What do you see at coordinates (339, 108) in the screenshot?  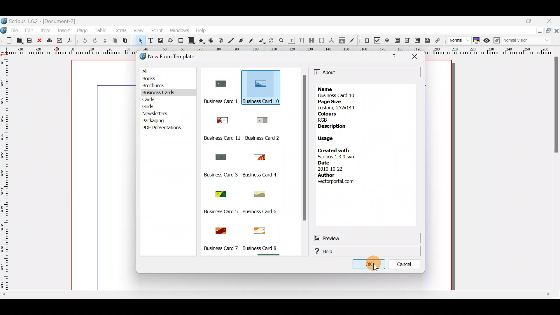 I see `custom, 252x144` at bounding box center [339, 108].